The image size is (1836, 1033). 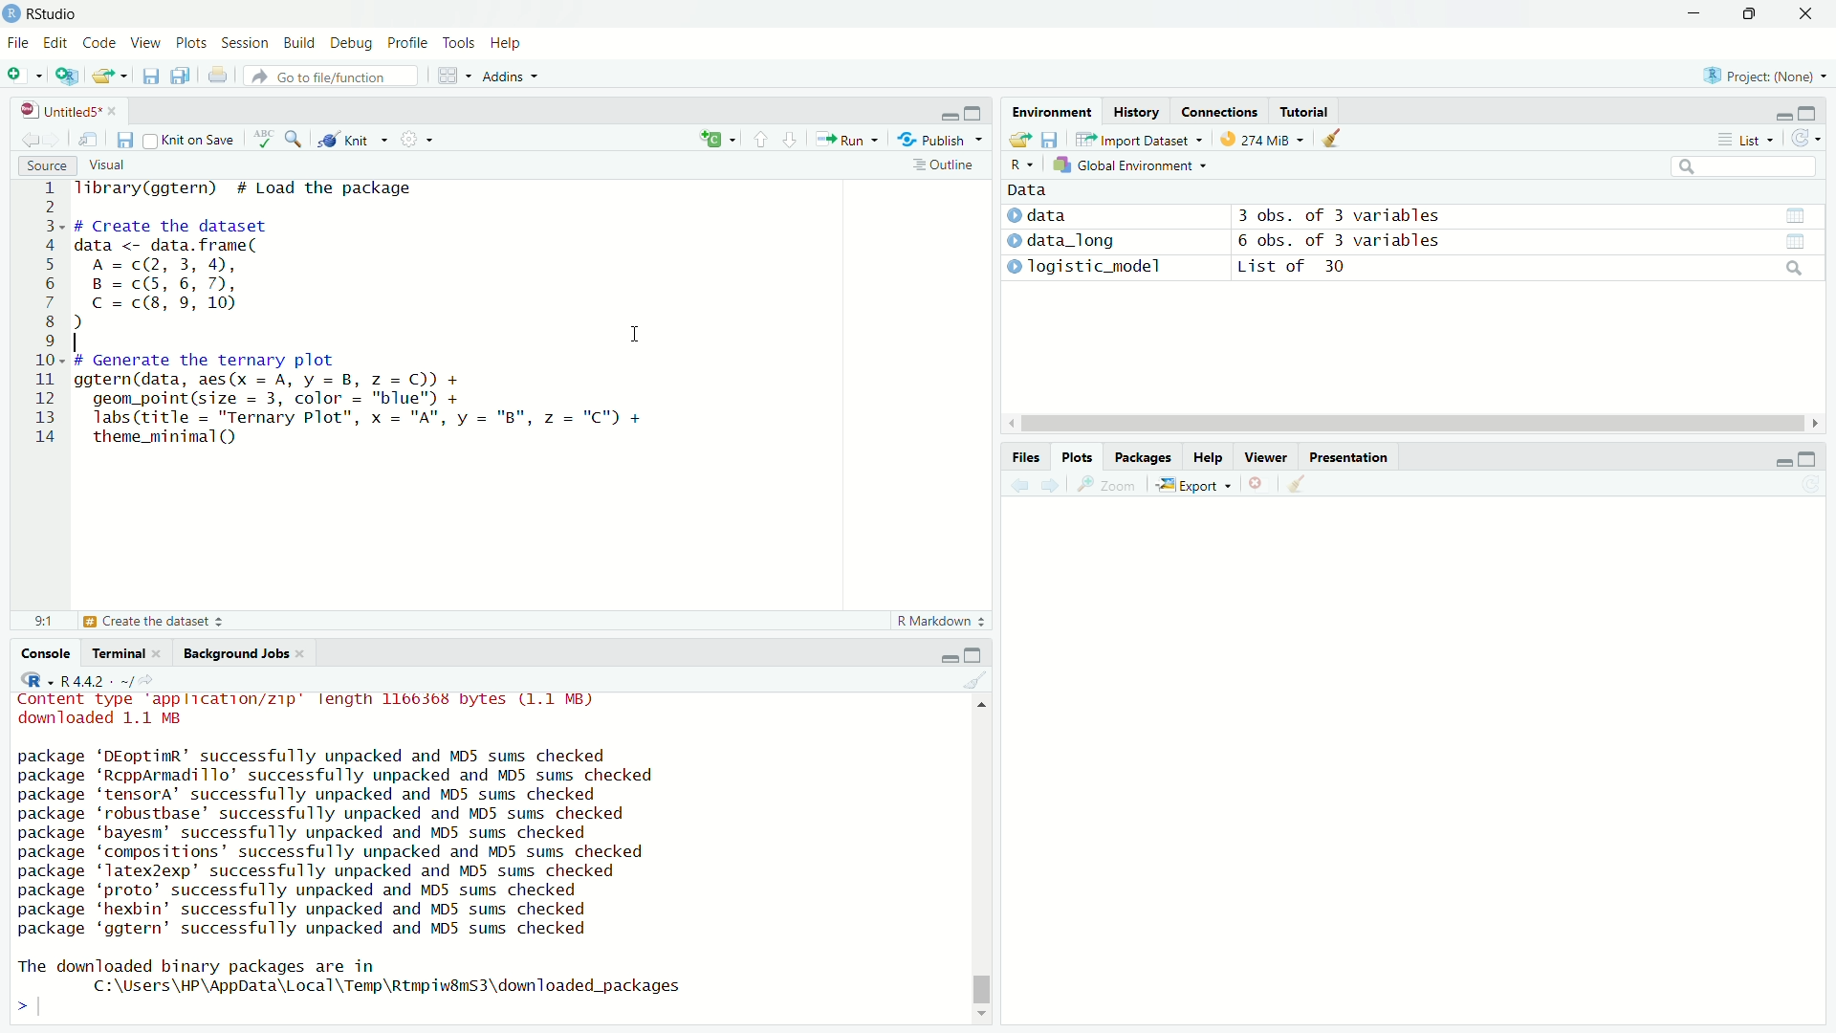 What do you see at coordinates (148, 79) in the screenshot?
I see `save` at bounding box center [148, 79].